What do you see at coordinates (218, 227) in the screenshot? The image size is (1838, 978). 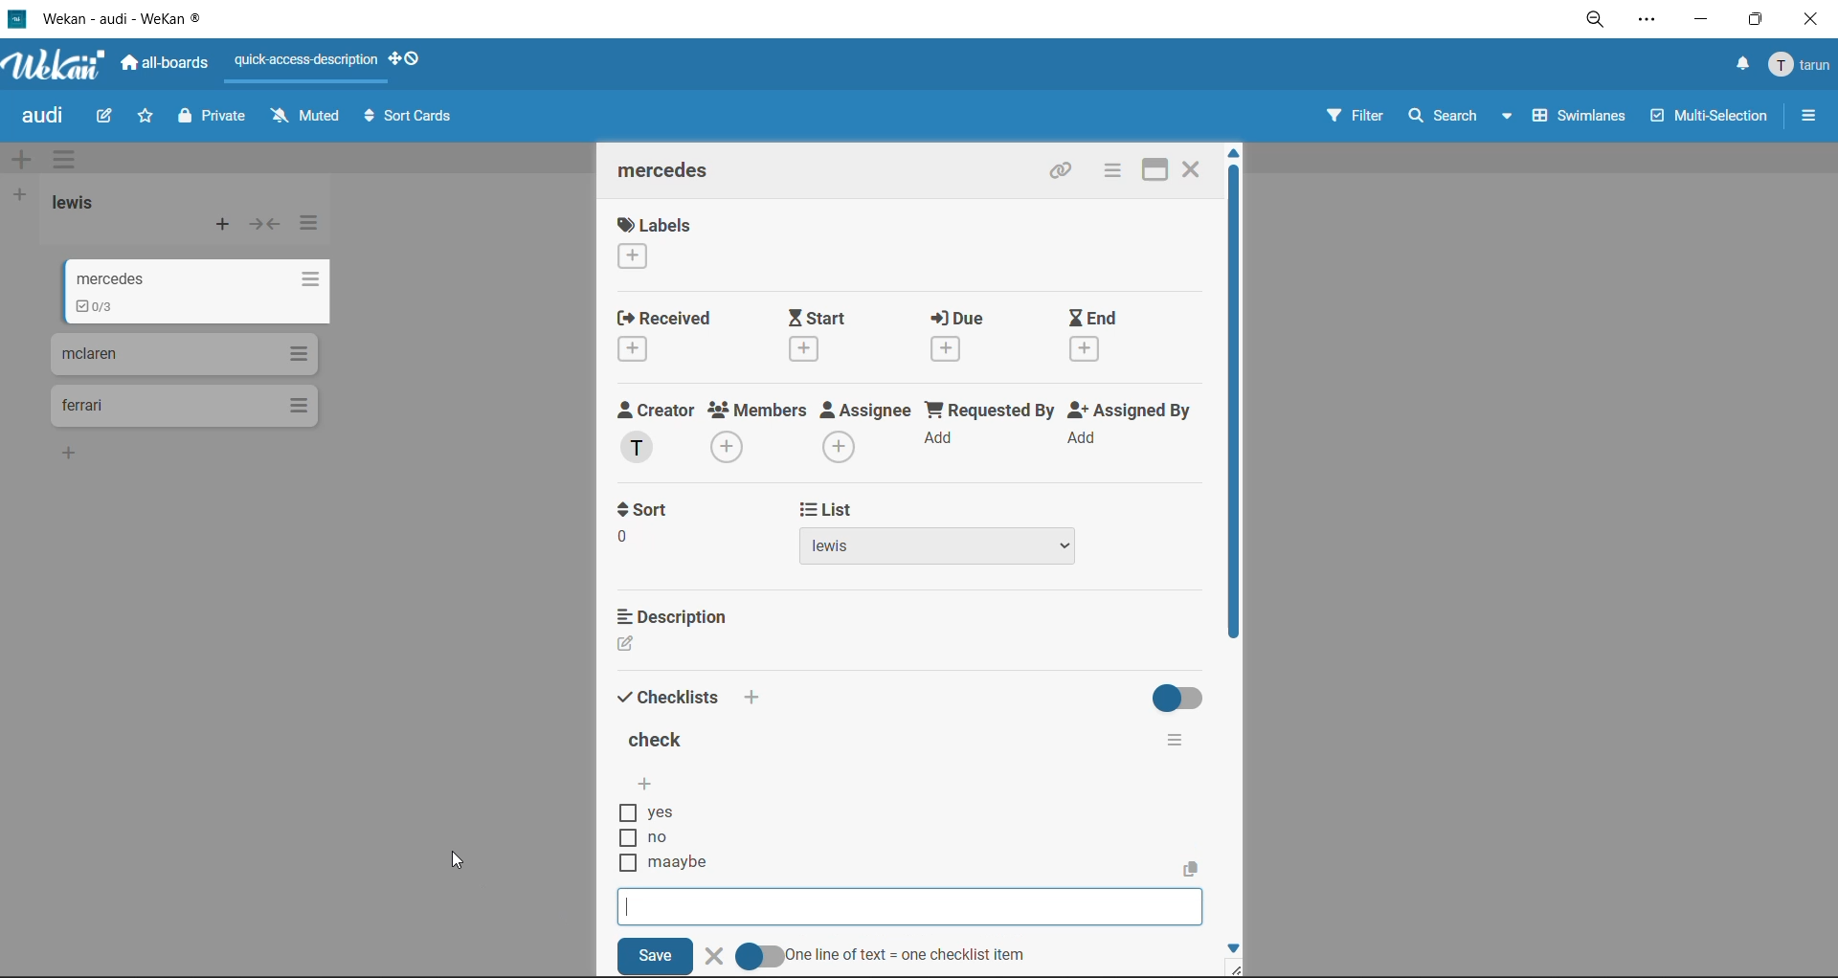 I see `add card` at bounding box center [218, 227].